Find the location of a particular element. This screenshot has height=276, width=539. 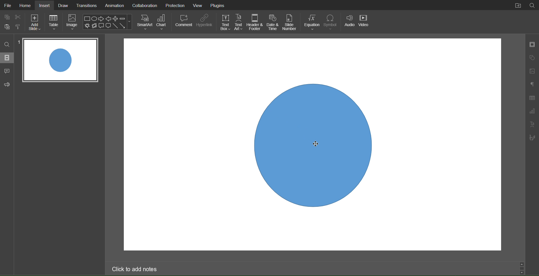

Animation is located at coordinates (114, 6).